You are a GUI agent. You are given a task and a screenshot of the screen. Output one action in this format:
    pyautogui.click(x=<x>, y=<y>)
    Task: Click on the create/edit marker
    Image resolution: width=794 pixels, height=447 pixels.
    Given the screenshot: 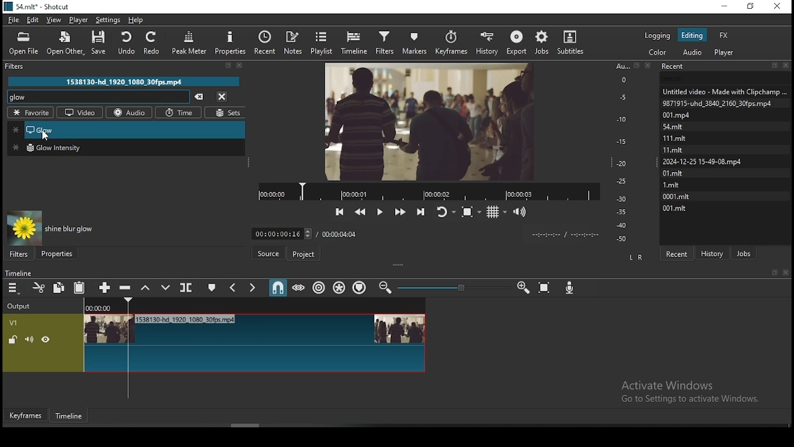 What is the action you would take?
    pyautogui.click(x=210, y=289)
    